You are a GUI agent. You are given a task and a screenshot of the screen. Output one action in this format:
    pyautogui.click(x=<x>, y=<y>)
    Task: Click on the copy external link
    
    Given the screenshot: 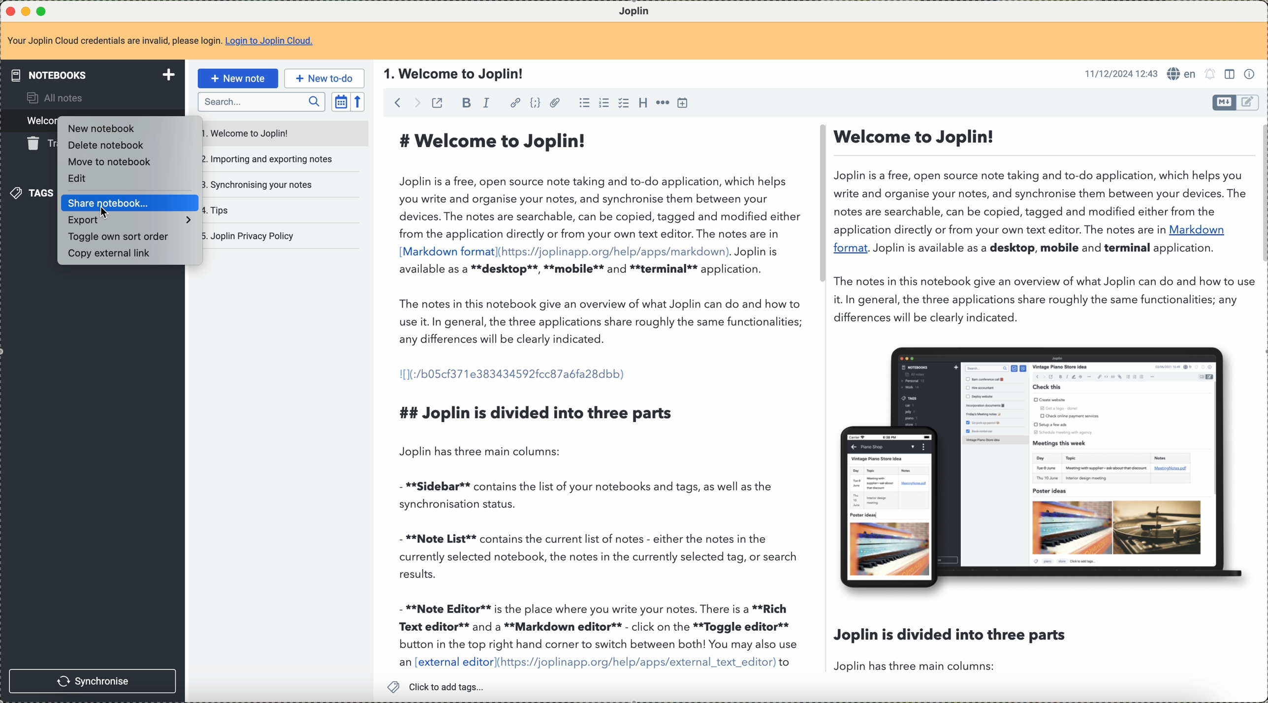 What is the action you would take?
    pyautogui.click(x=115, y=255)
    